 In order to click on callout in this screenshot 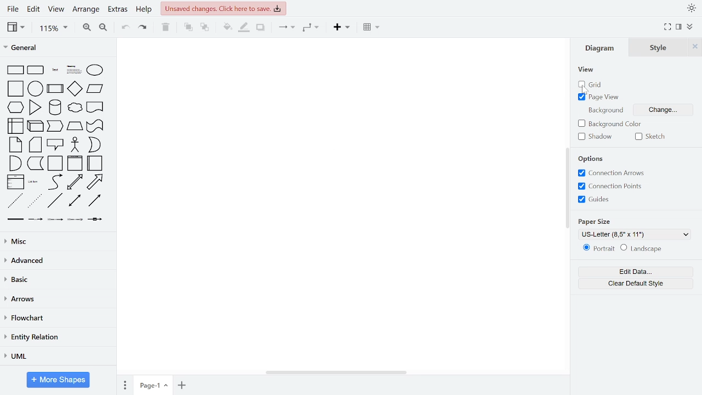, I will do `click(54, 144)`.